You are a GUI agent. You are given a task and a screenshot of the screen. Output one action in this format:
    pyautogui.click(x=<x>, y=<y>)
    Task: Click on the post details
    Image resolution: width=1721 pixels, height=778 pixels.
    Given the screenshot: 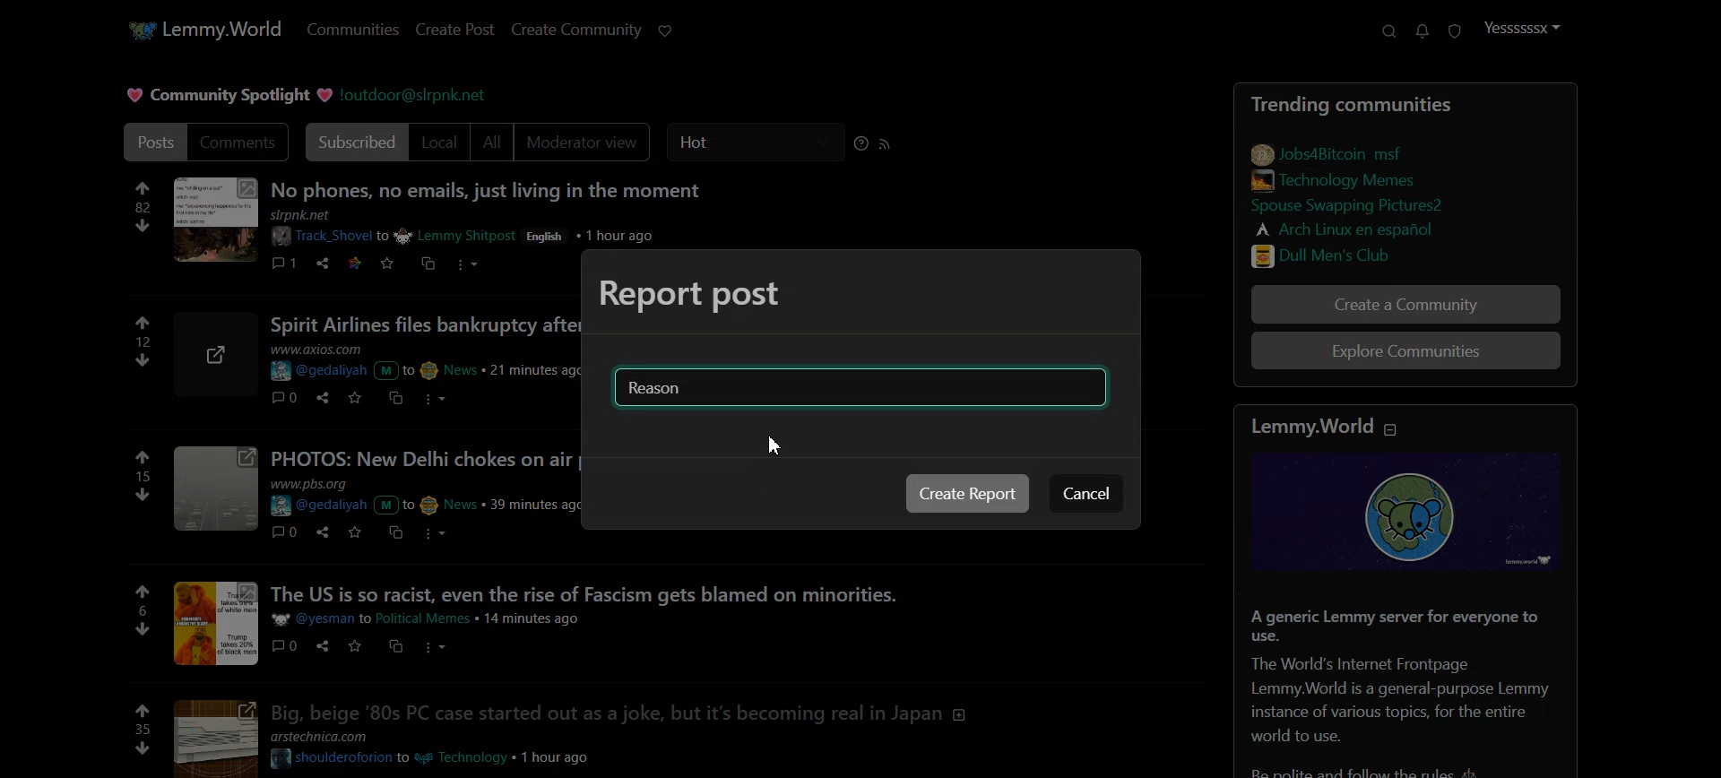 What is the action you would take?
    pyautogui.click(x=437, y=618)
    